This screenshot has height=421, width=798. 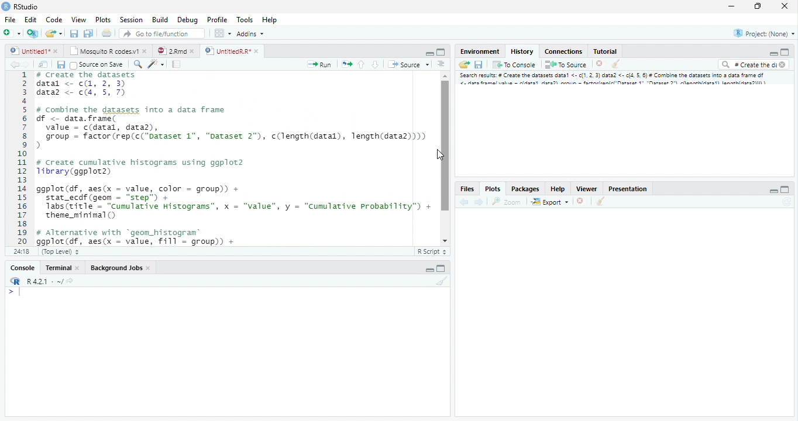 What do you see at coordinates (88, 33) in the screenshot?
I see `Save all` at bounding box center [88, 33].